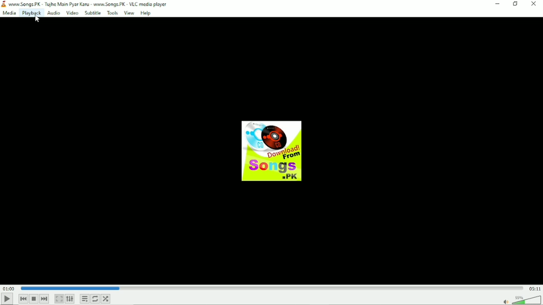  I want to click on Elapsed time, so click(8, 288).